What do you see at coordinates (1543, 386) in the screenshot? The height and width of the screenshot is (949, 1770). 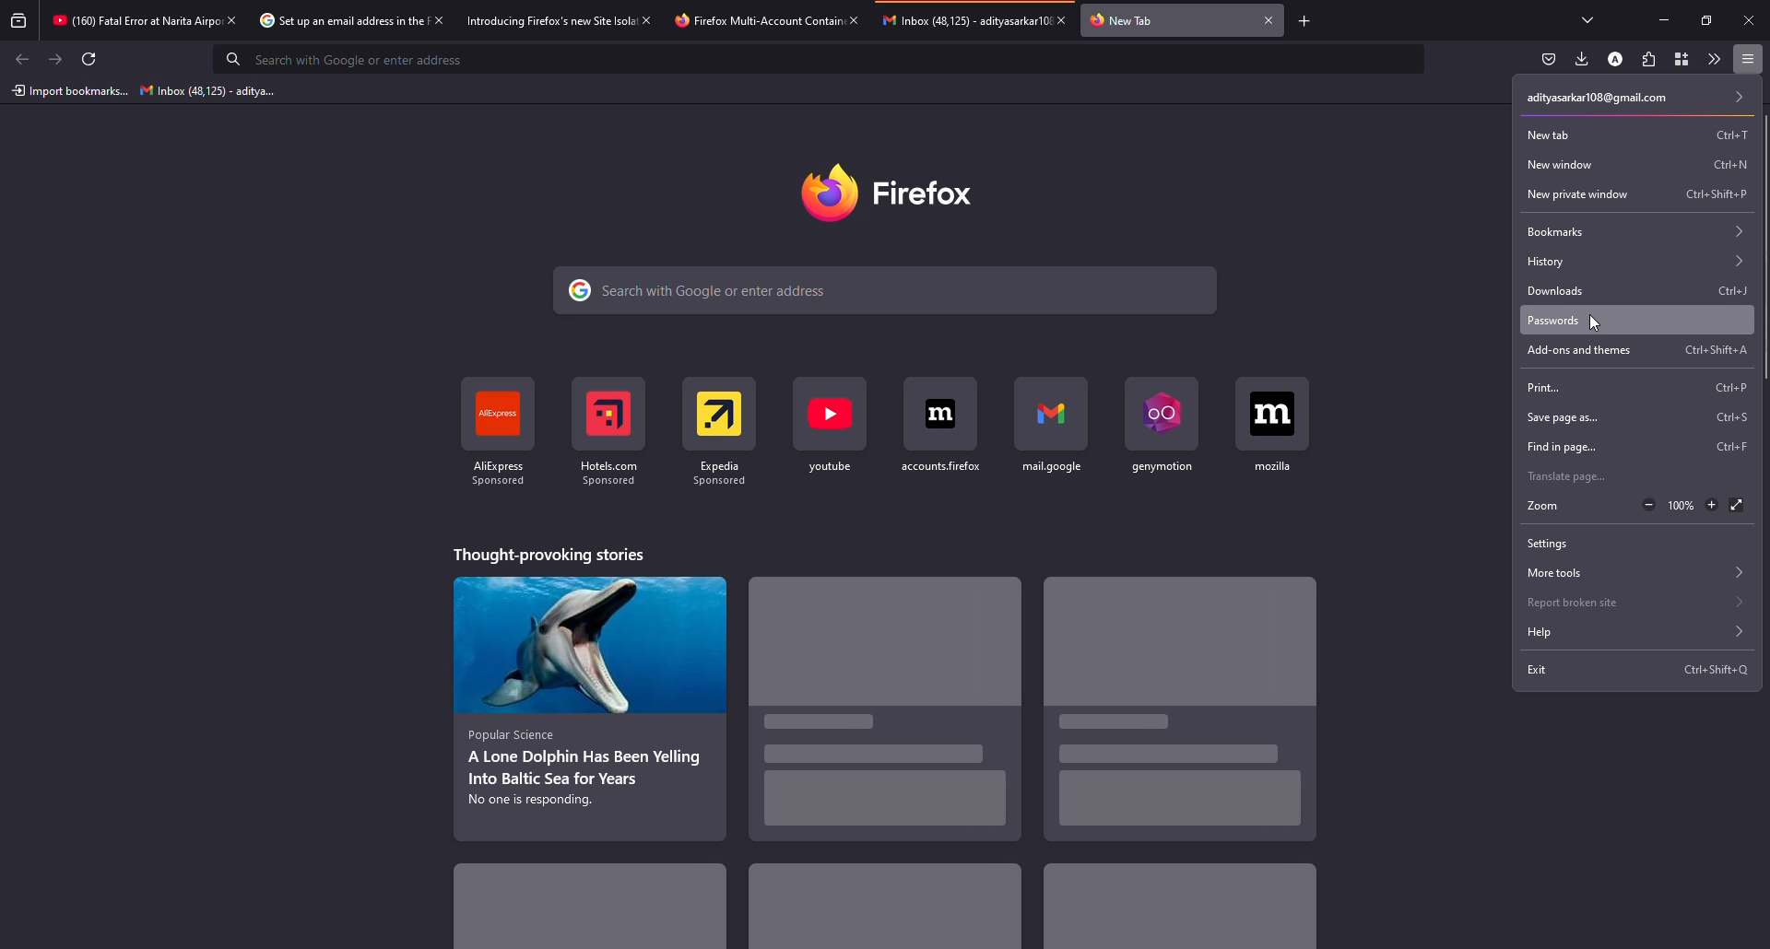 I see `print` at bounding box center [1543, 386].